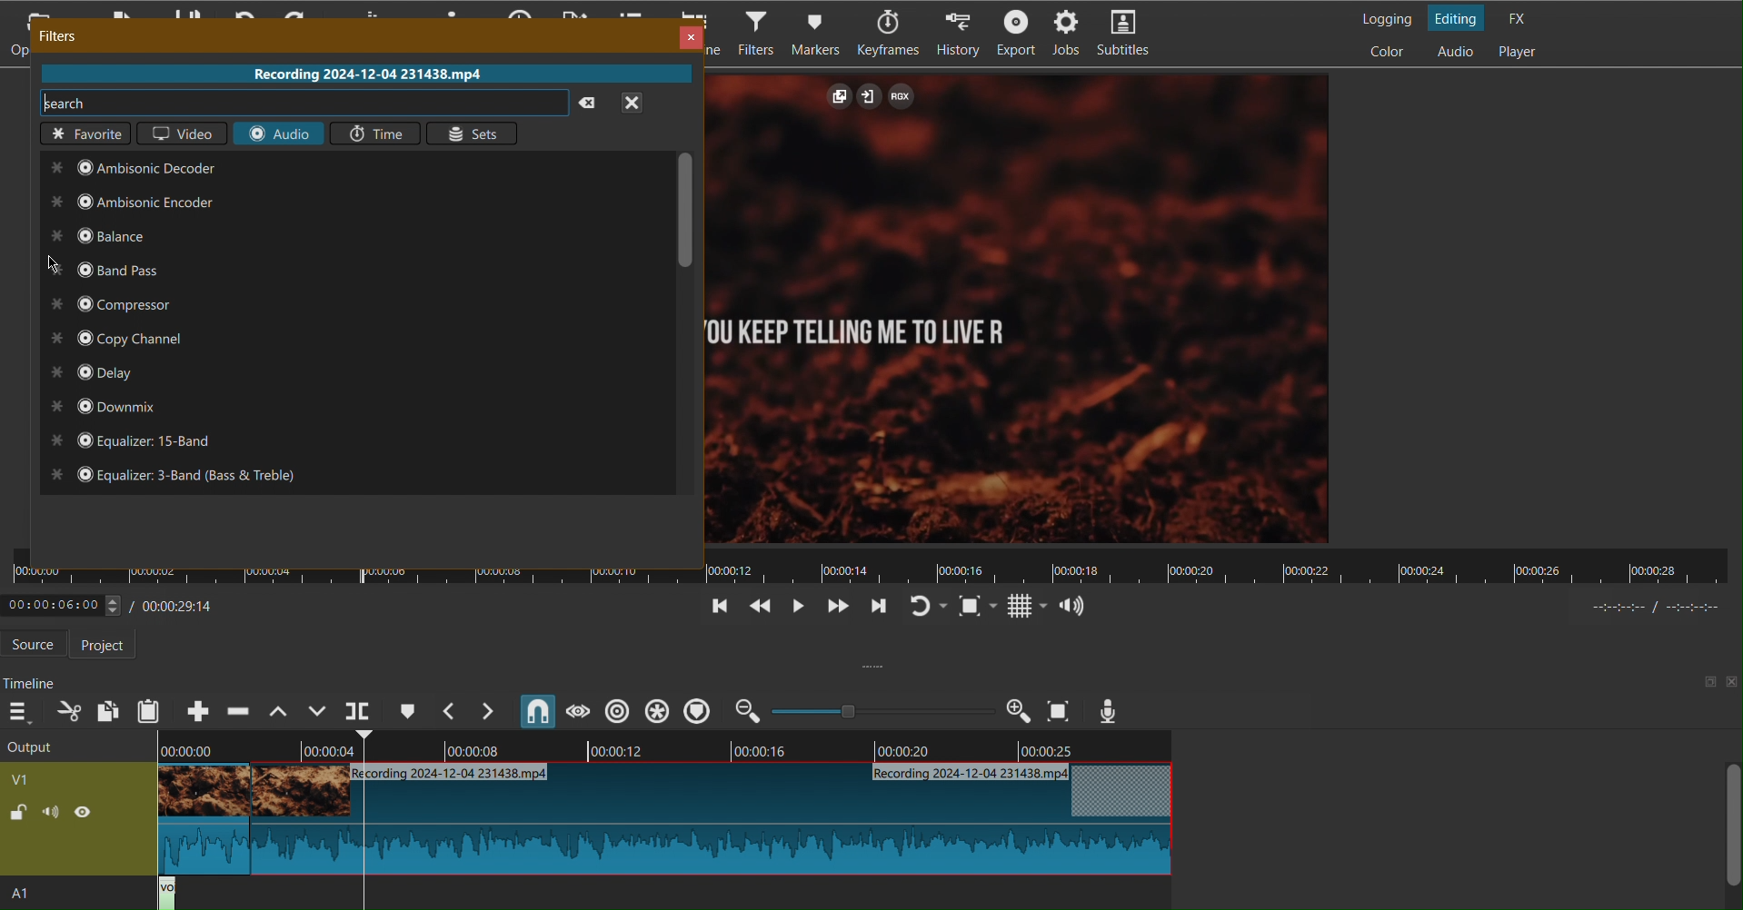  Describe the element at coordinates (877, 608) in the screenshot. I see `Jump Forward` at that location.